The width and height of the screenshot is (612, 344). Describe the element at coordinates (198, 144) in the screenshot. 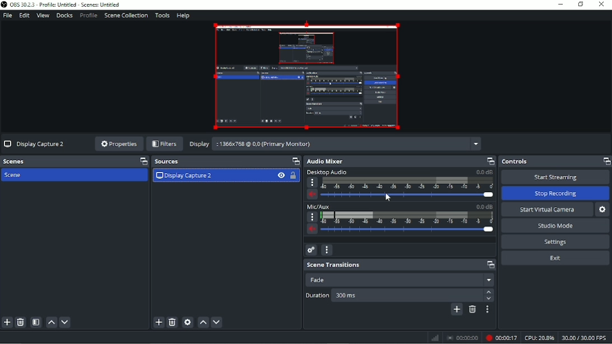

I see `Display` at that location.